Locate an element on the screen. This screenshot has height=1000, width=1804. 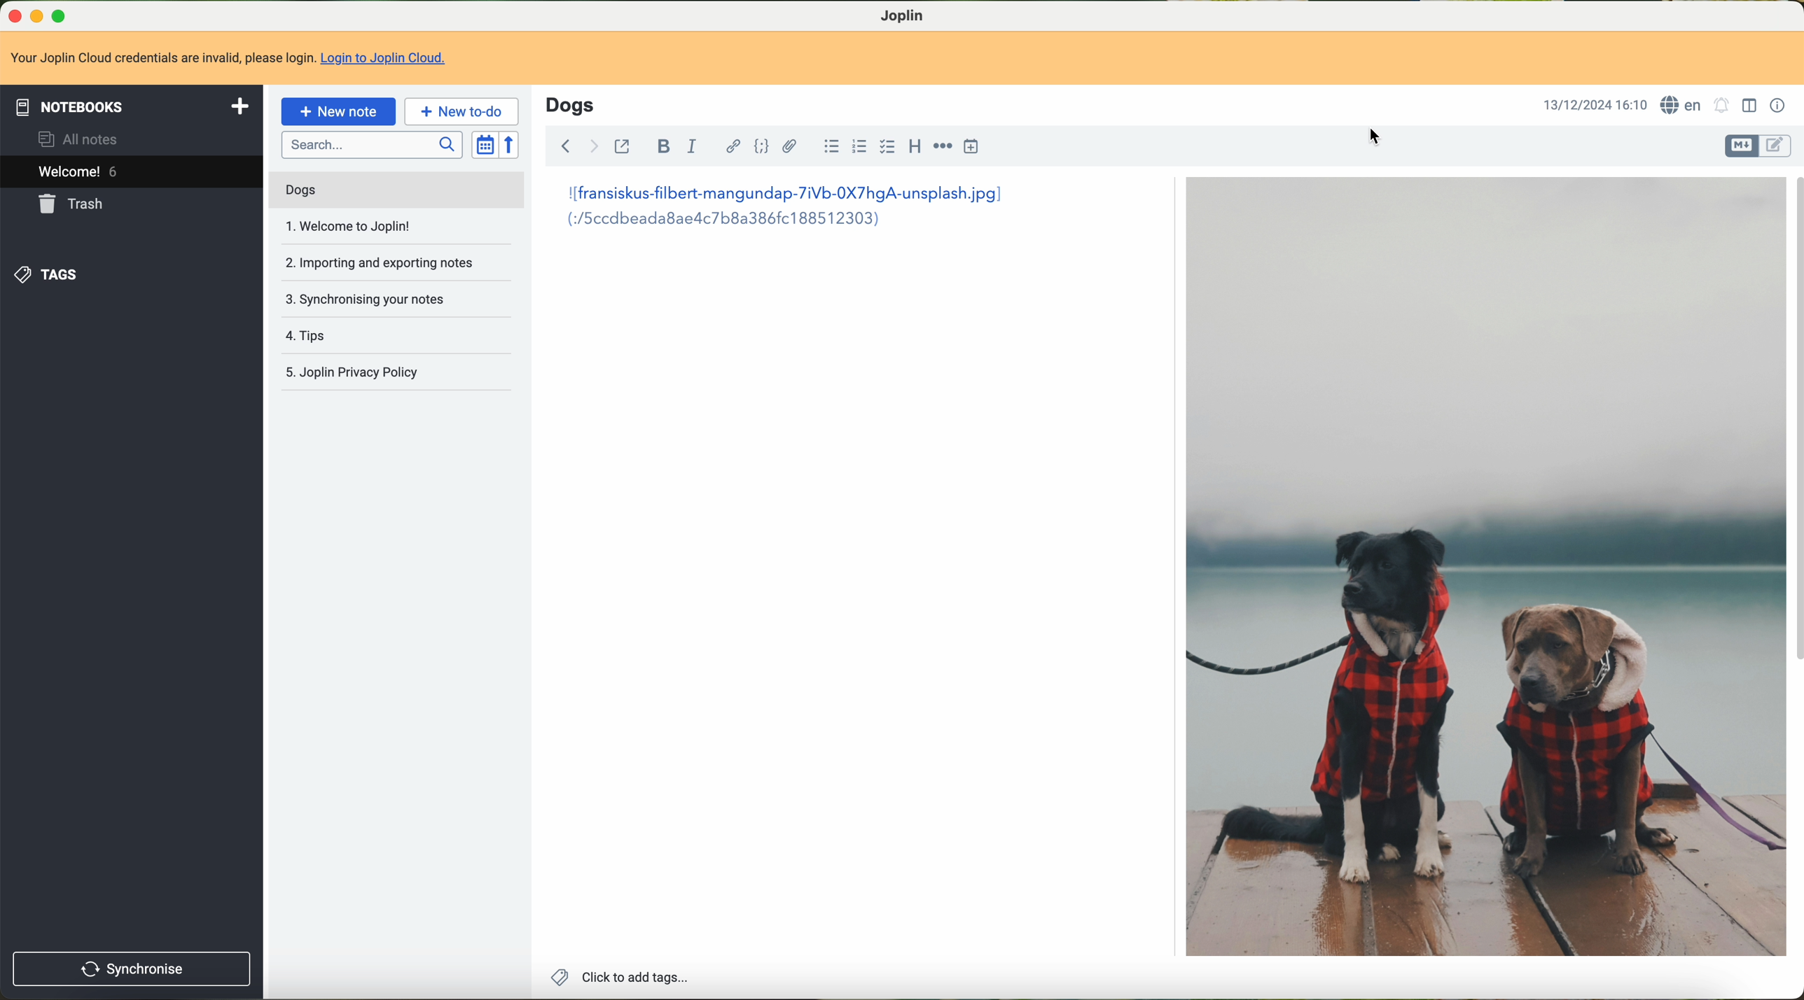
search bar is located at coordinates (373, 146).